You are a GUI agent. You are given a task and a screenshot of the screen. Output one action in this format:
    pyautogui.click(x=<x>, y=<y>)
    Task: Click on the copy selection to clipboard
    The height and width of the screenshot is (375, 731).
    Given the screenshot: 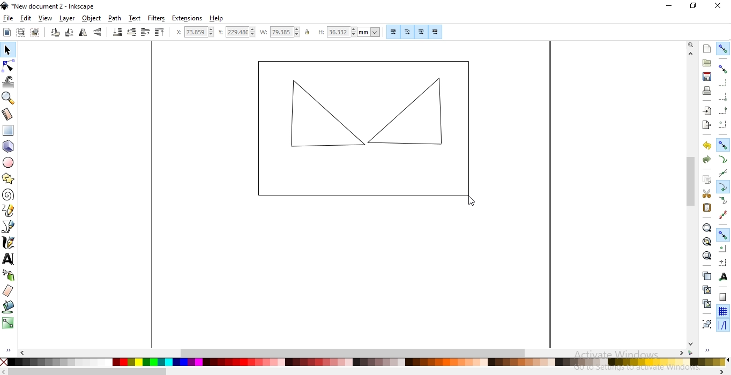 What is the action you would take?
    pyautogui.click(x=707, y=181)
    